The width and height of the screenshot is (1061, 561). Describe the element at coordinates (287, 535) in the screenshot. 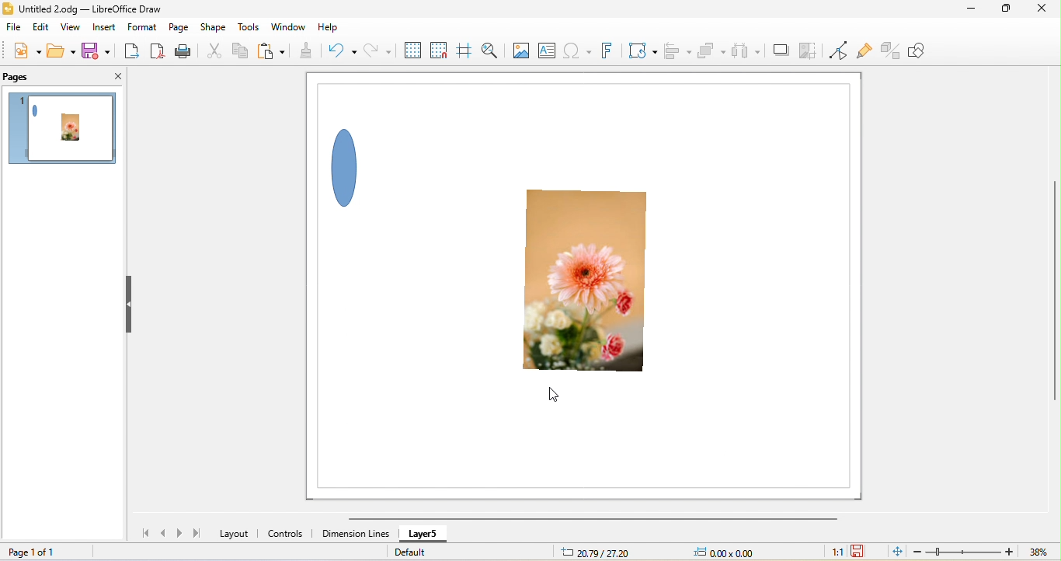

I see `controls` at that location.